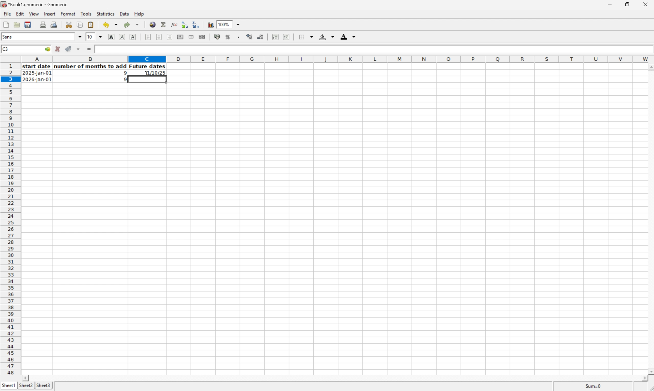  Describe the element at coordinates (54, 24) in the screenshot. I see `Print preview` at that location.